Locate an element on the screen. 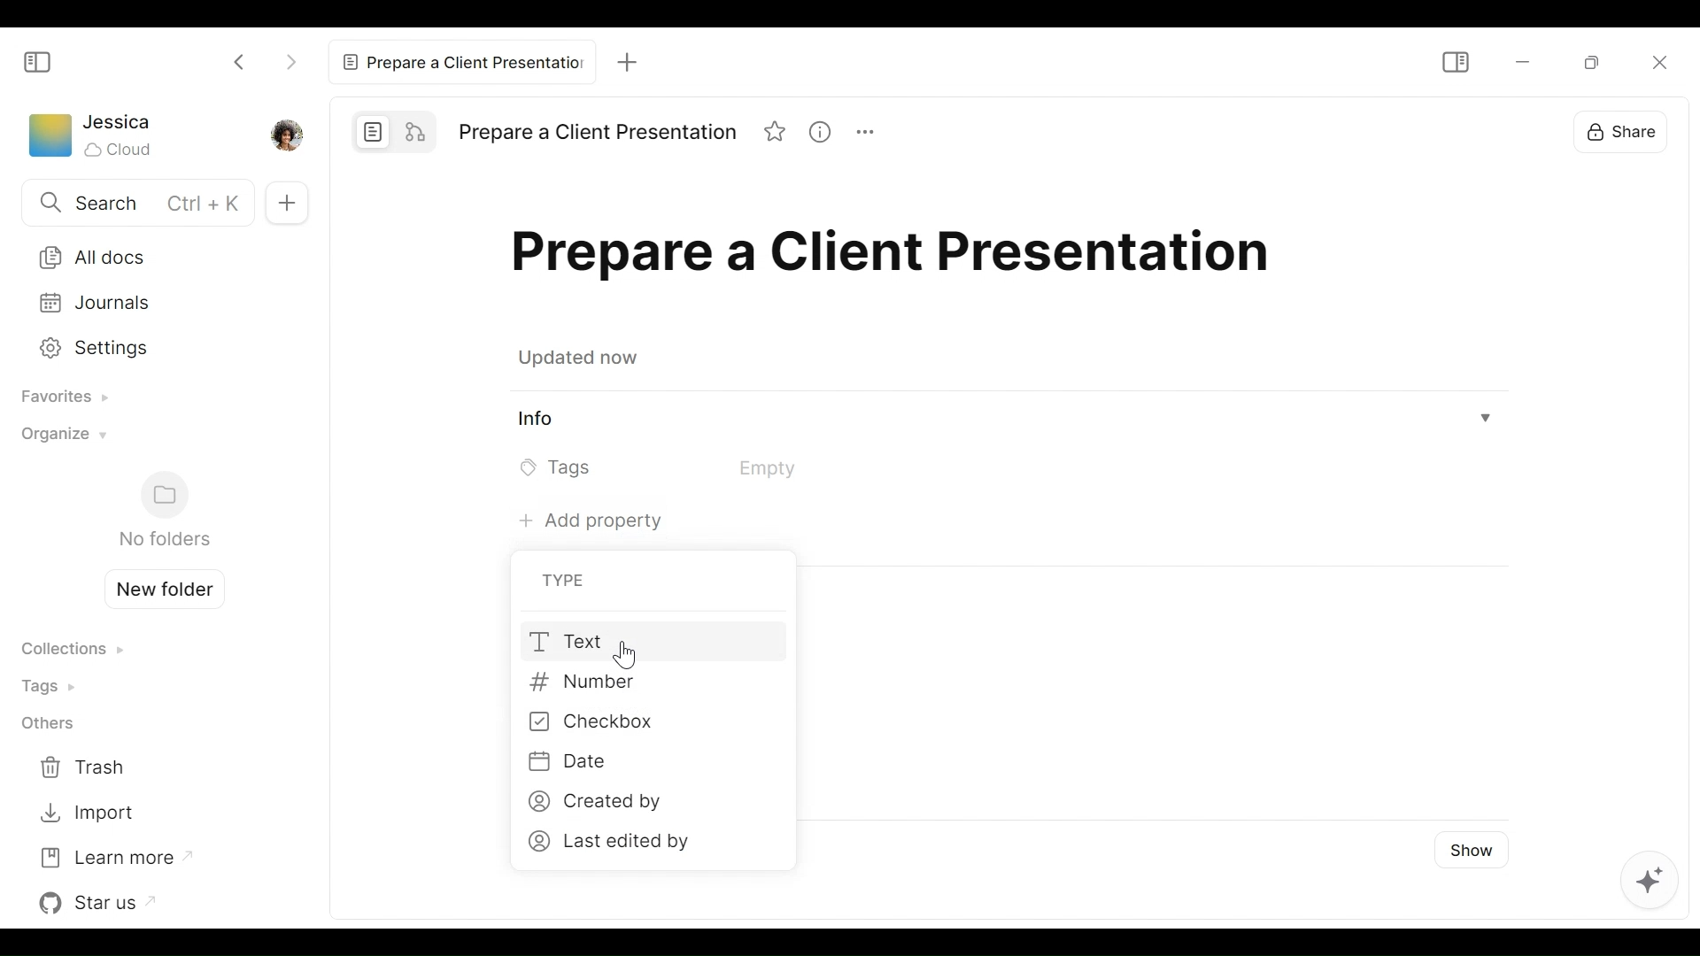 This screenshot has width=1700, height=956. View Information is located at coordinates (827, 134).